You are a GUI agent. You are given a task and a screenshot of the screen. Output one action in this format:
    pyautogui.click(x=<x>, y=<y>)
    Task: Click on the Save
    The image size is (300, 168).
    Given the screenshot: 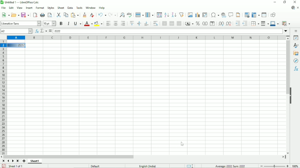 What is the action you would take?
    pyautogui.click(x=25, y=15)
    